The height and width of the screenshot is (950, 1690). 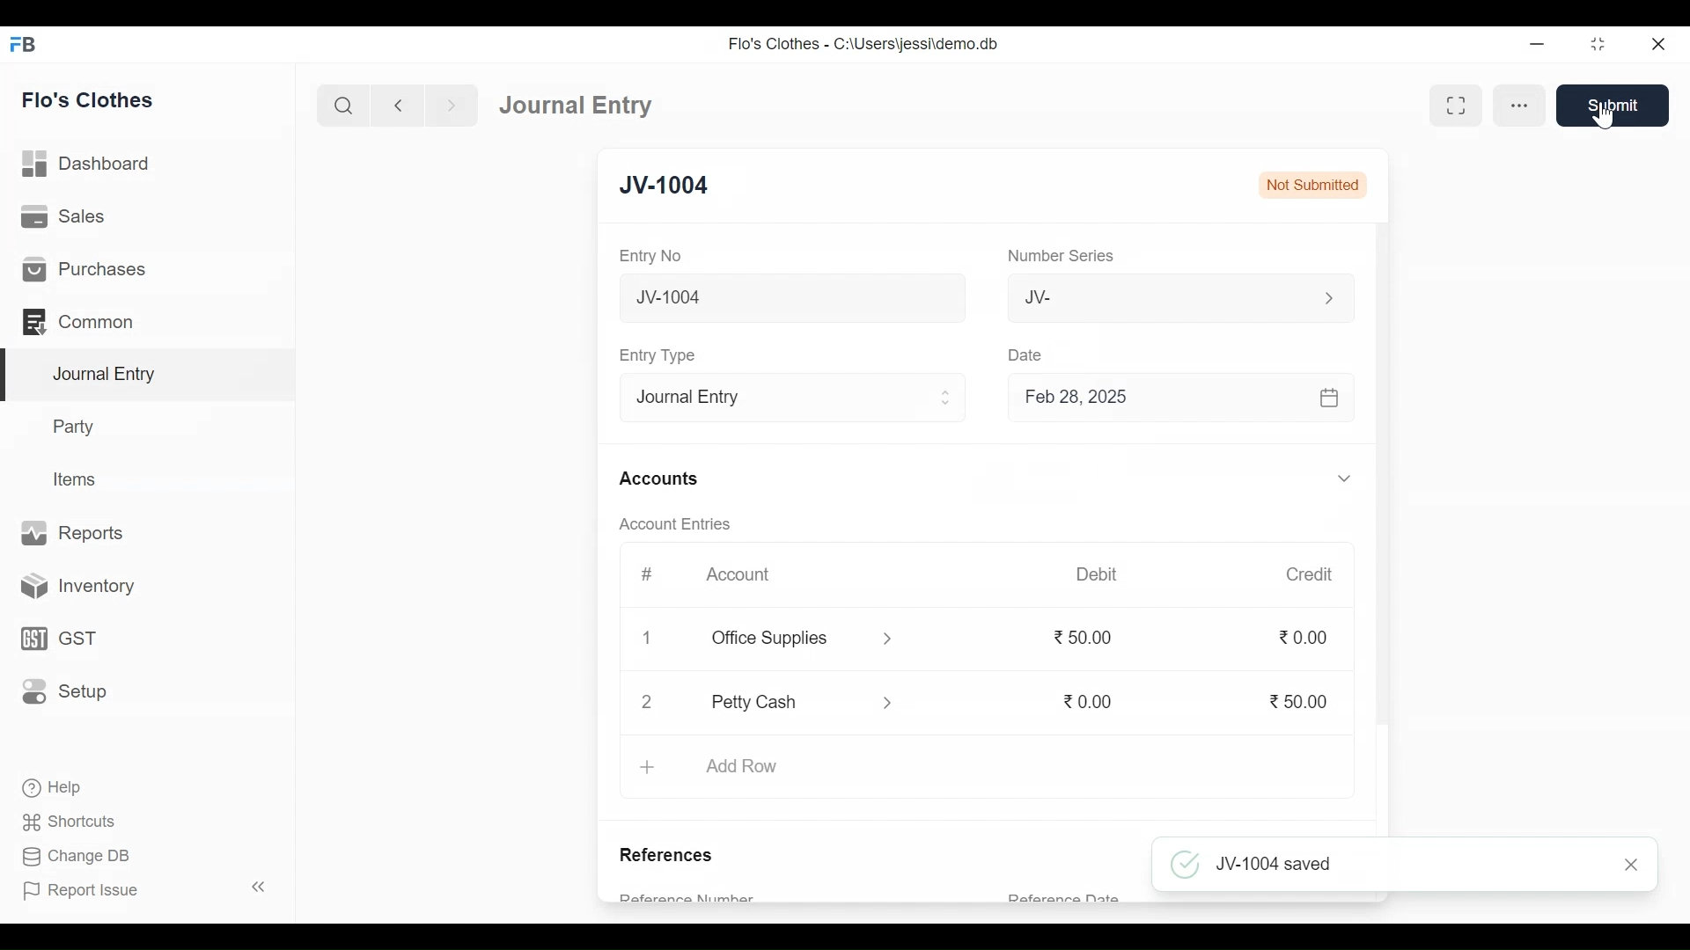 What do you see at coordinates (650, 255) in the screenshot?
I see `Entry No` at bounding box center [650, 255].